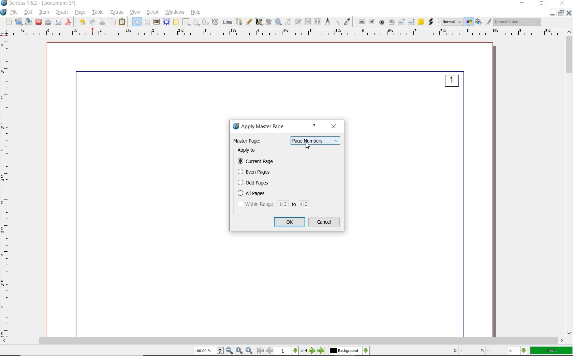  What do you see at coordinates (98, 12) in the screenshot?
I see `table` at bounding box center [98, 12].